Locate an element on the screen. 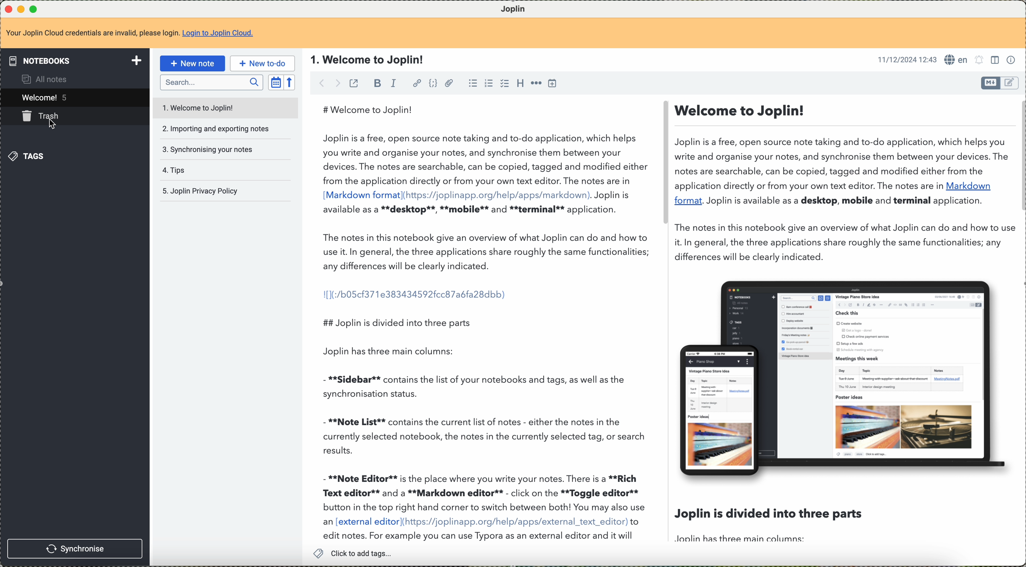  note properties is located at coordinates (1013, 61).